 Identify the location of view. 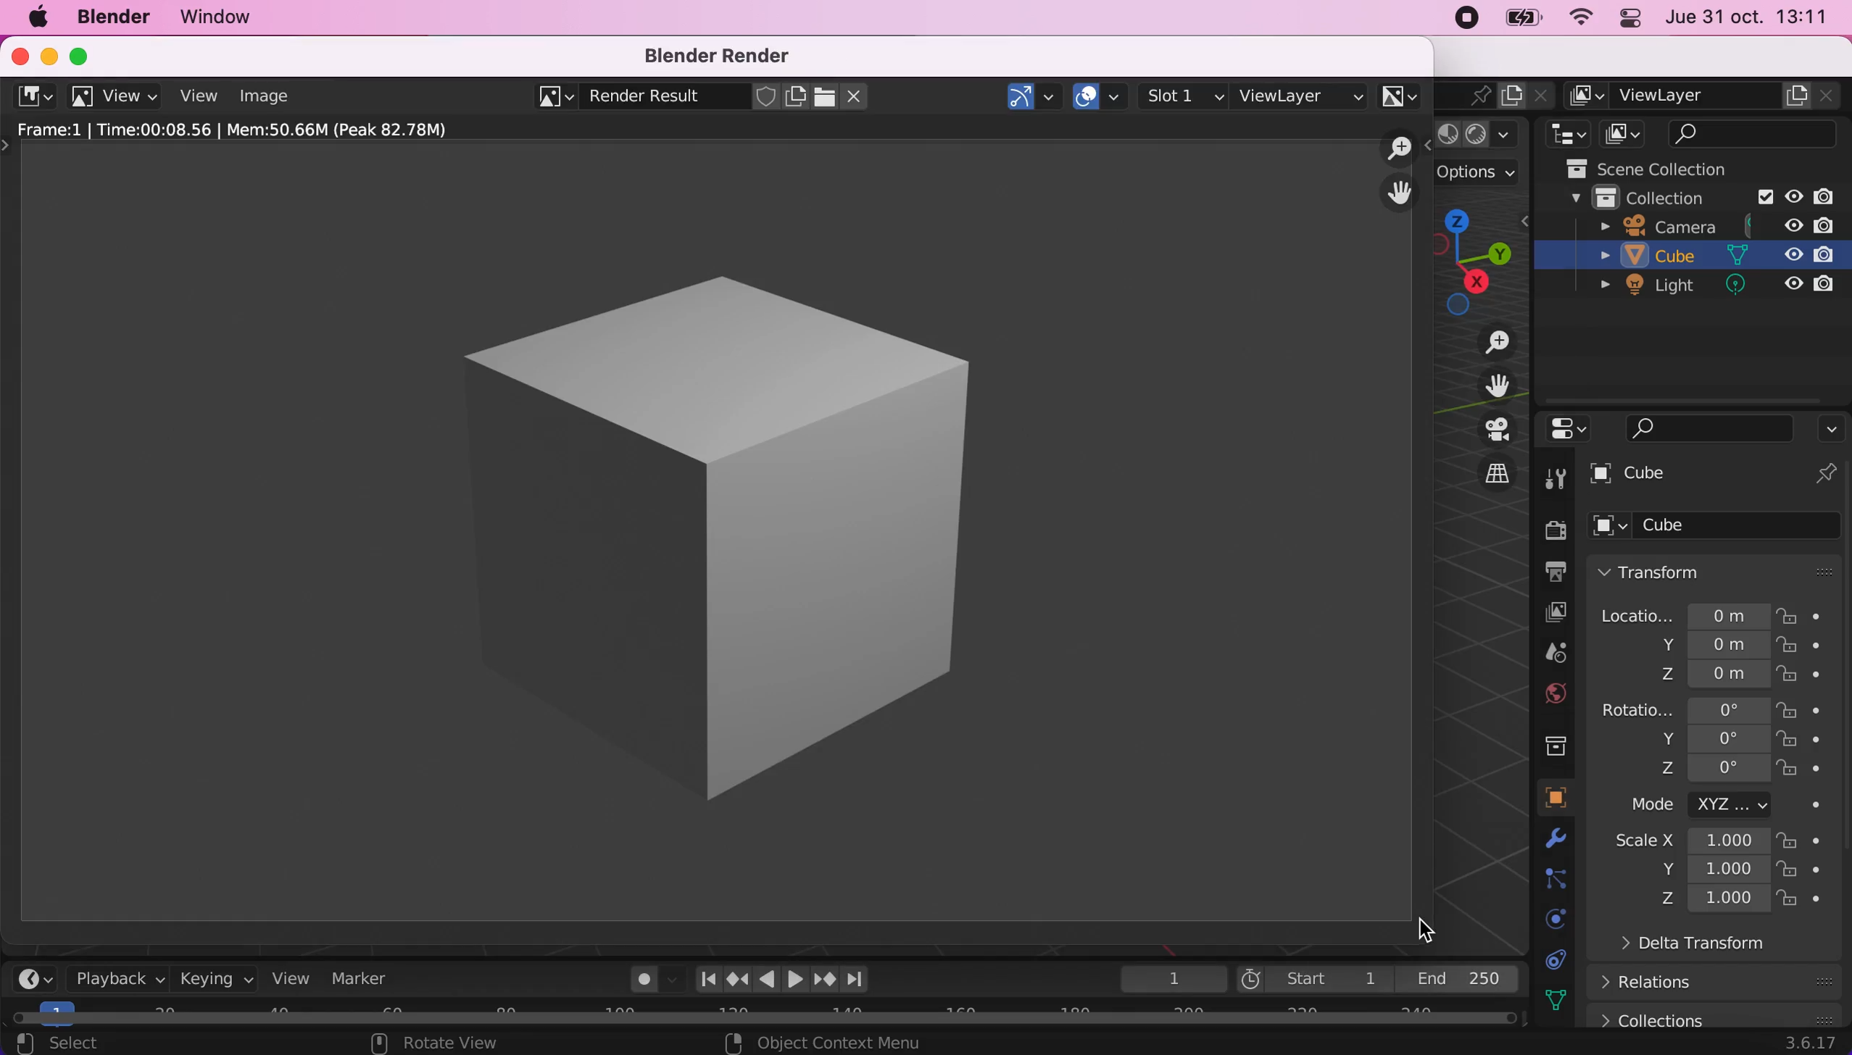
(198, 96).